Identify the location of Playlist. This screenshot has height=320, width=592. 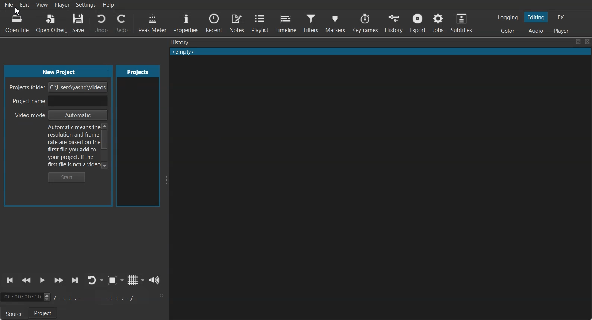
(259, 23).